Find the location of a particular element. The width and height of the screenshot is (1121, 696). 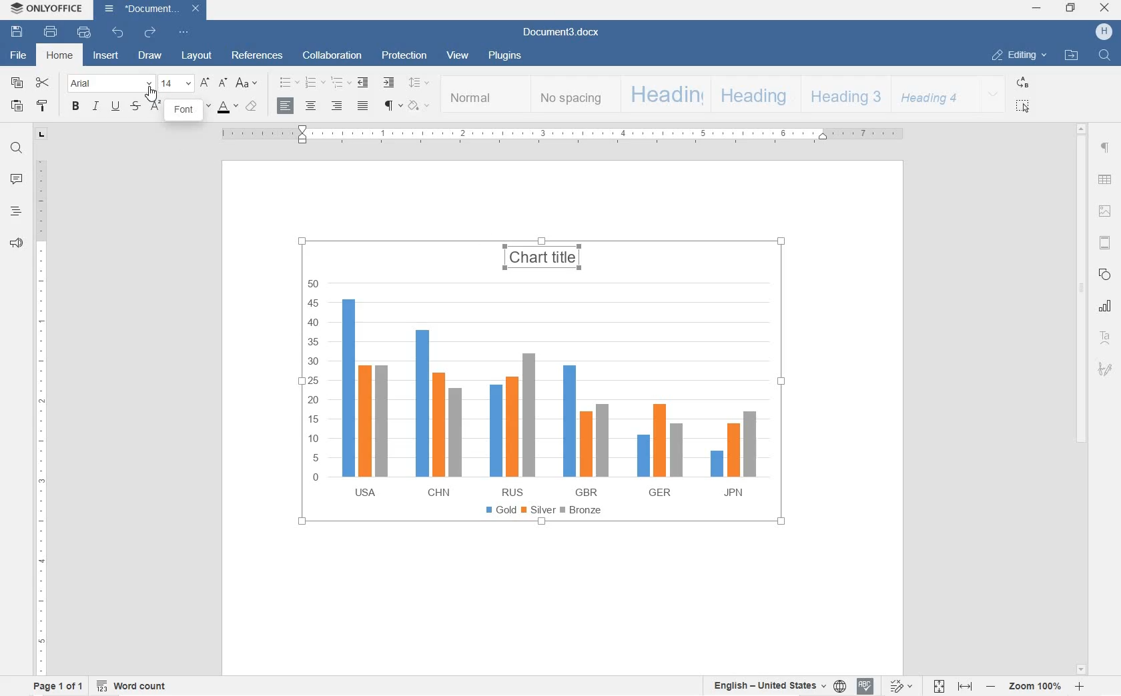

SUPERSCRIPT is located at coordinates (155, 107).